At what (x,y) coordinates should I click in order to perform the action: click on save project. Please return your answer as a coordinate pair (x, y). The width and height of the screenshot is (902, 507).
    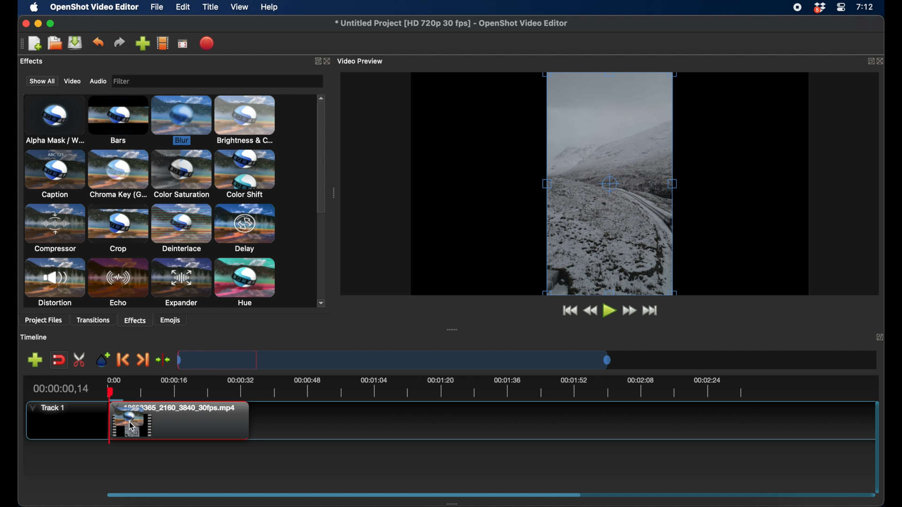
    Looking at the image, I should click on (75, 43).